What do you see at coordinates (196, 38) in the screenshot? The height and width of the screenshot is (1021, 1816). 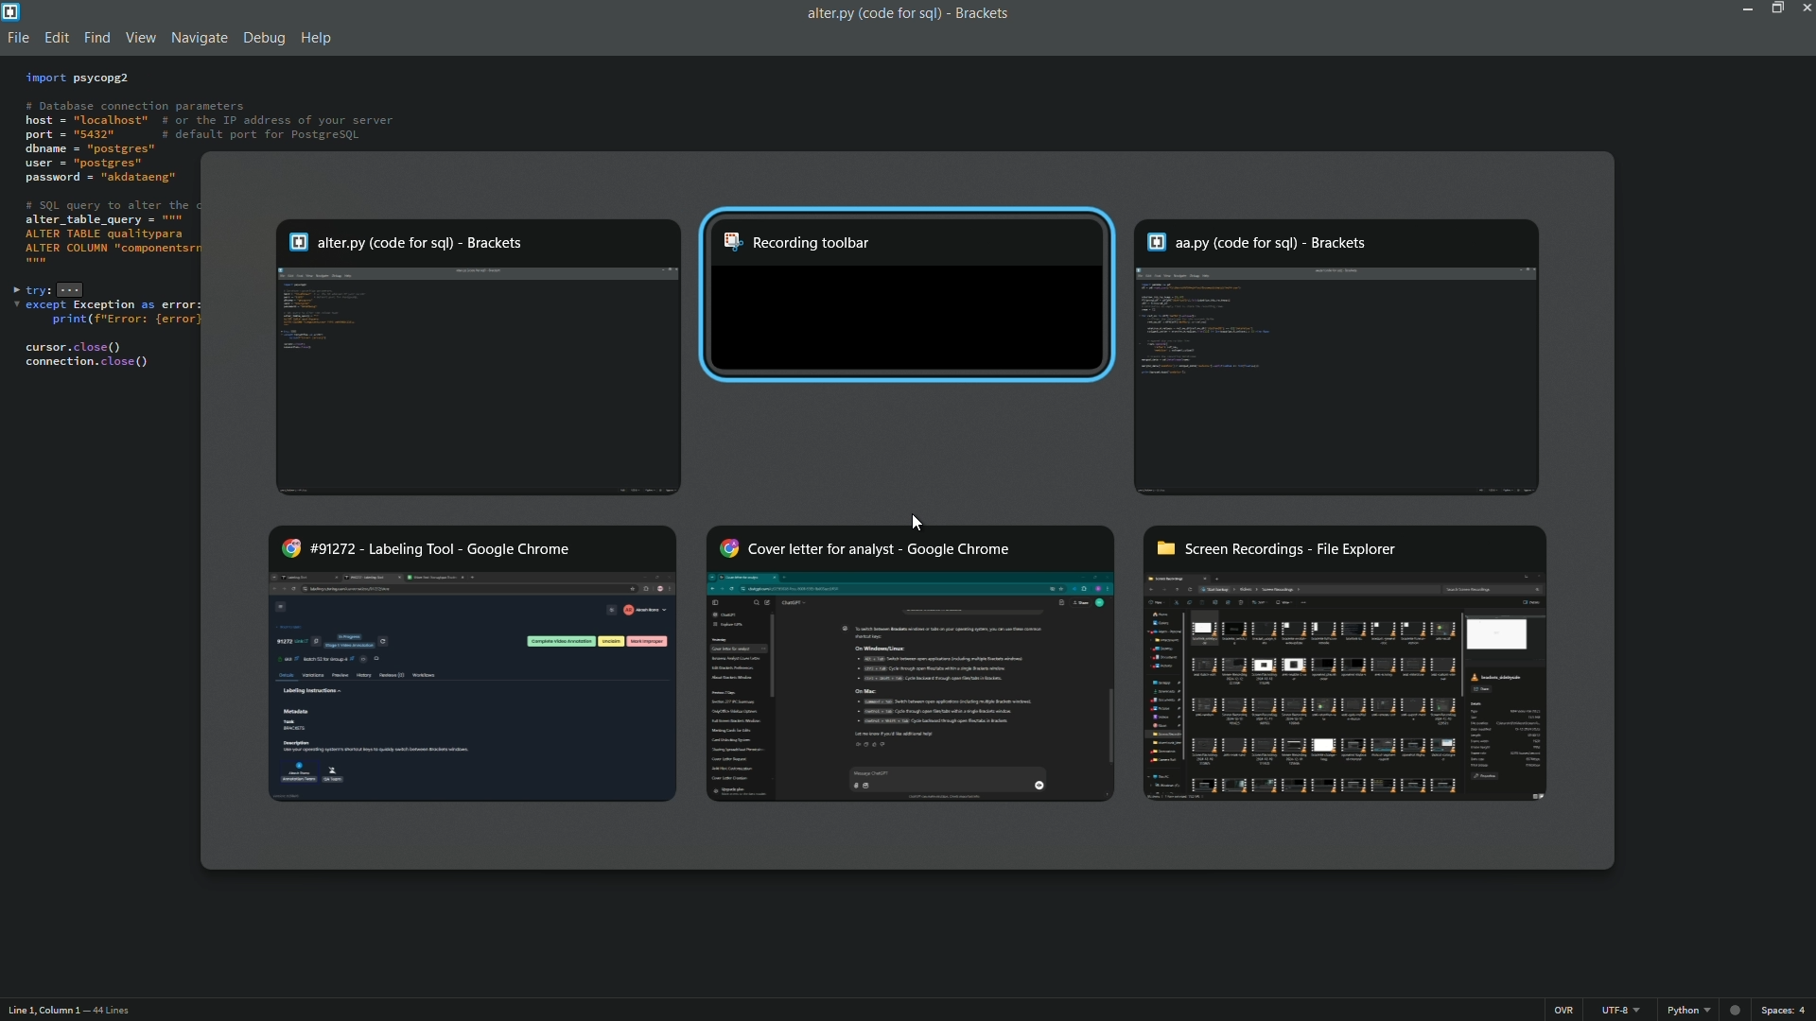 I see `navigate menu` at bounding box center [196, 38].